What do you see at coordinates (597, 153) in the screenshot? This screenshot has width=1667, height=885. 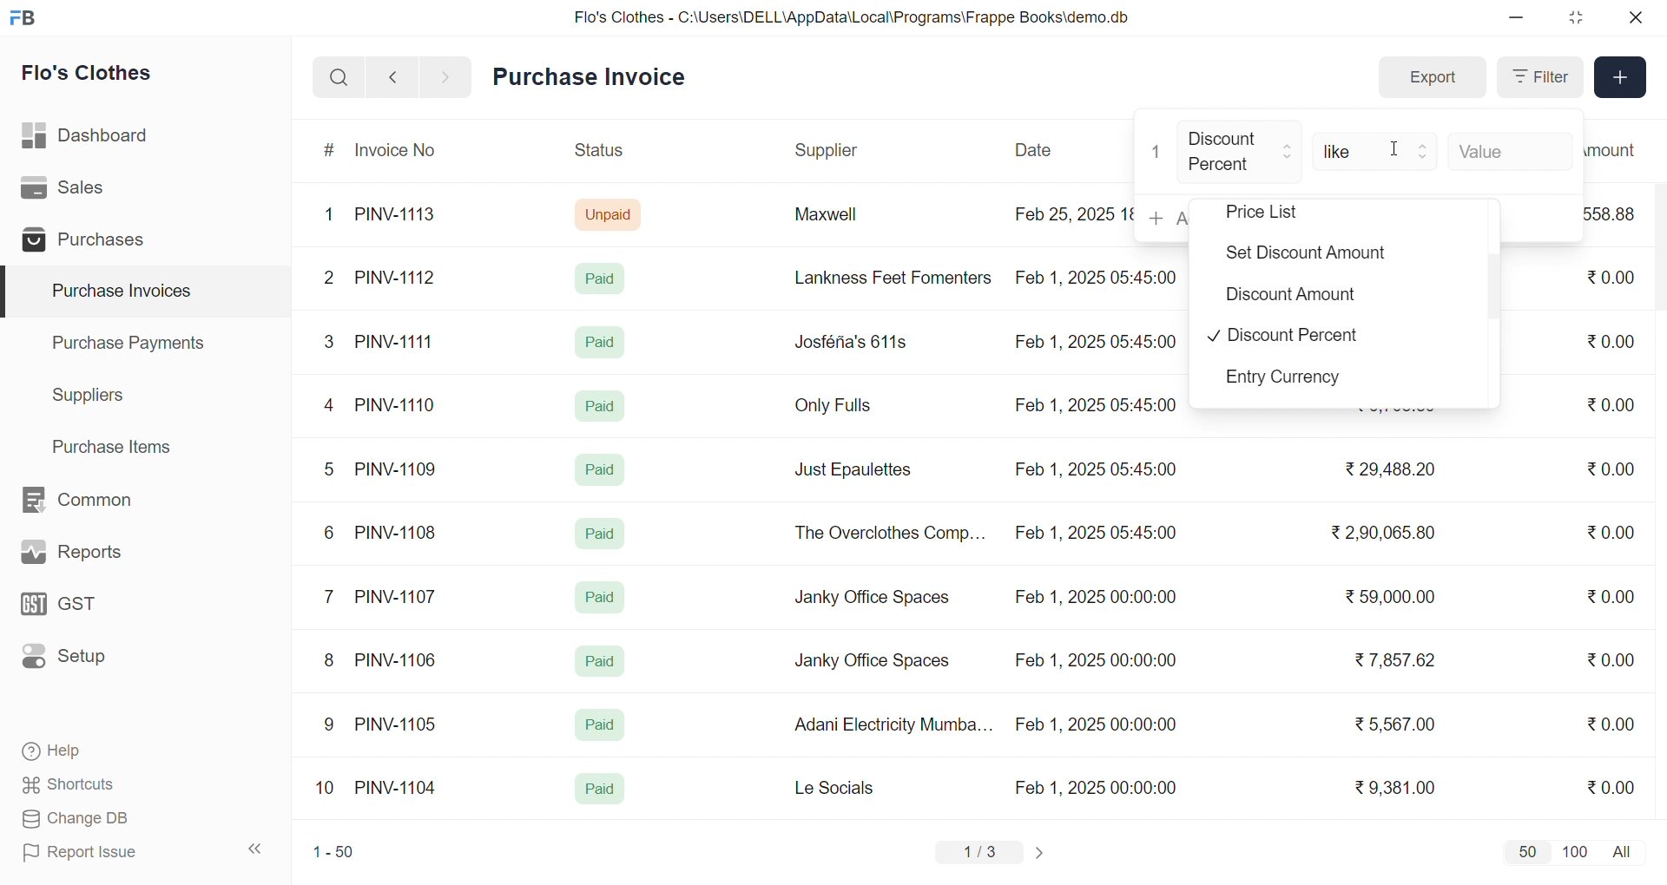 I see `Status` at bounding box center [597, 153].